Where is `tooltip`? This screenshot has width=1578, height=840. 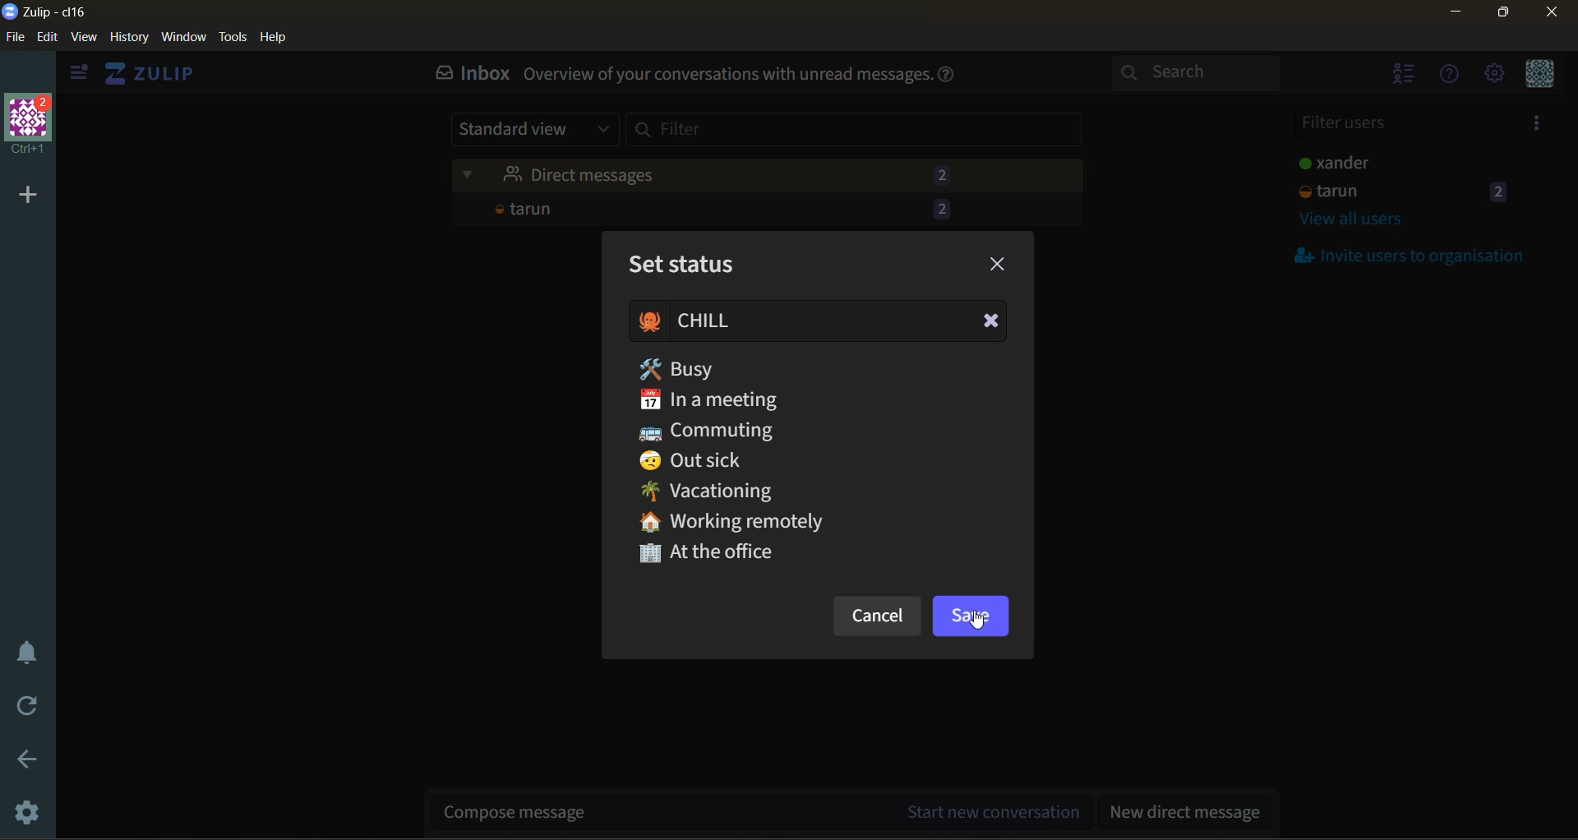 tooltip is located at coordinates (669, 372).